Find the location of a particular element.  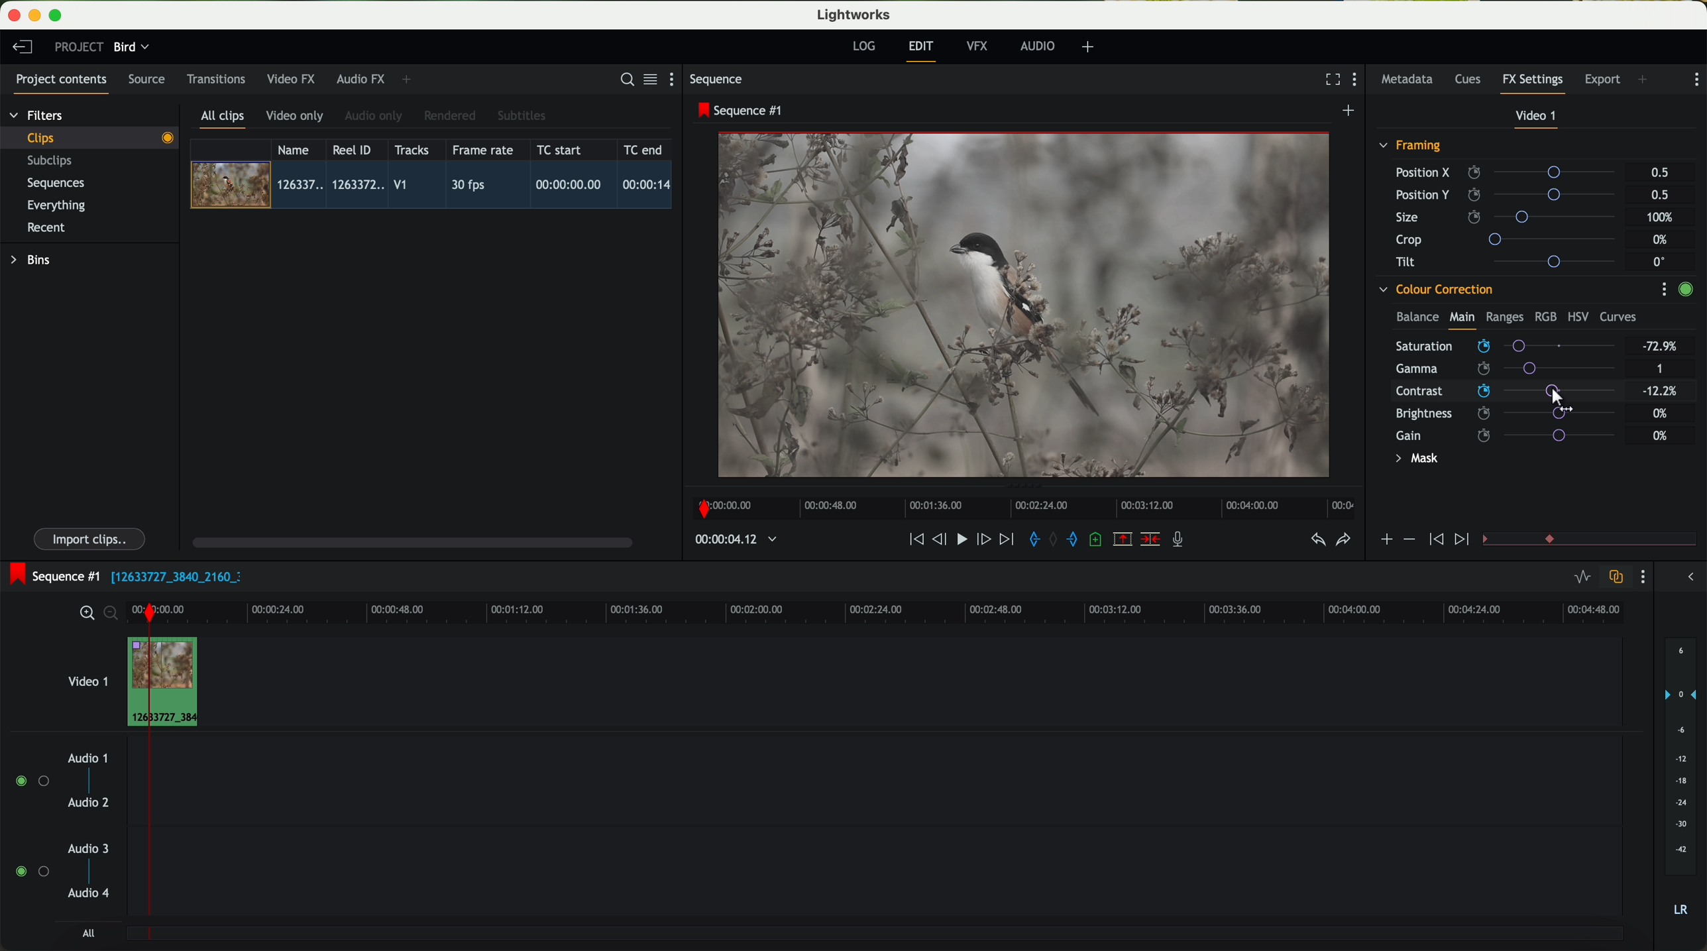

timeline is located at coordinates (1020, 504).